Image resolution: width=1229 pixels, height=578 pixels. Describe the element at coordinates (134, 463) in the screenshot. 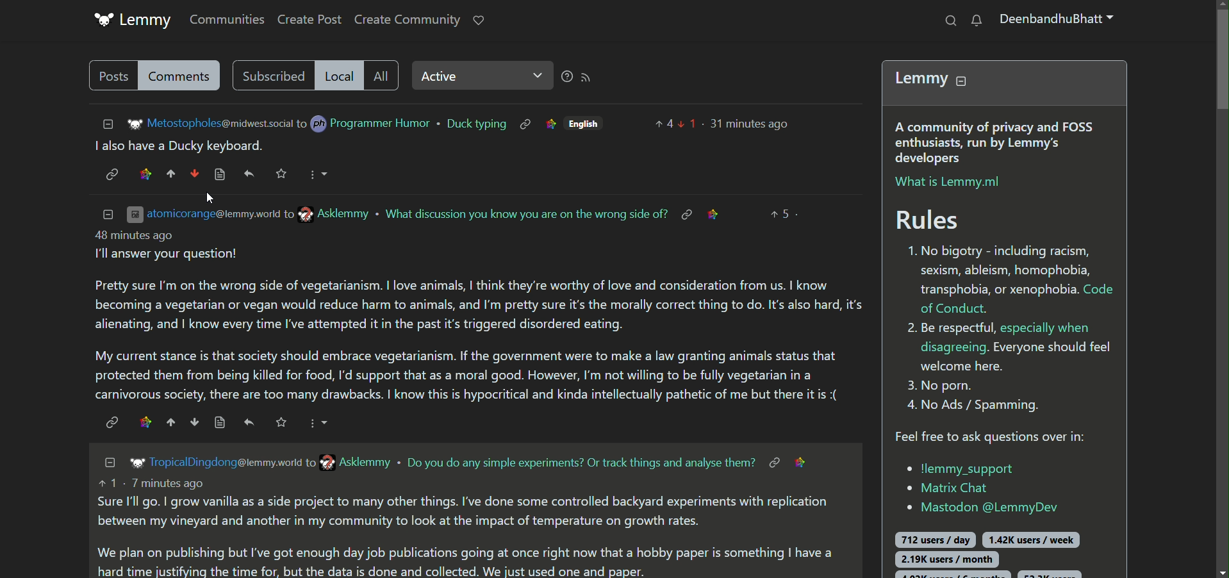

I see `lemmy logo` at that location.